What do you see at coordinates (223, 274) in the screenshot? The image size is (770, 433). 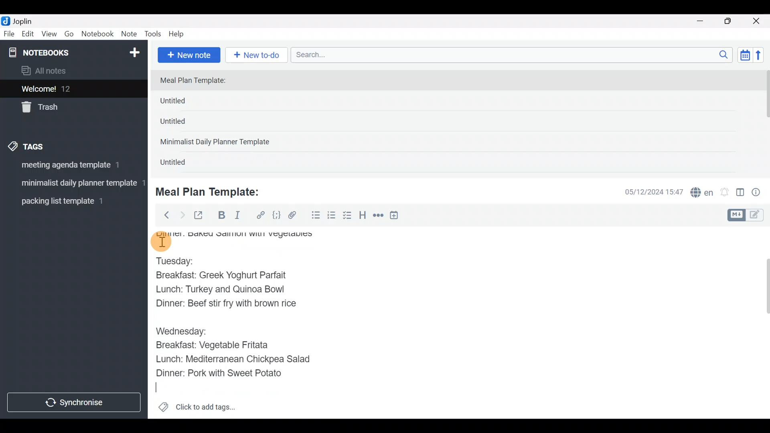 I see `Breakfast: Greek Yoghurt Parfait` at bounding box center [223, 274].